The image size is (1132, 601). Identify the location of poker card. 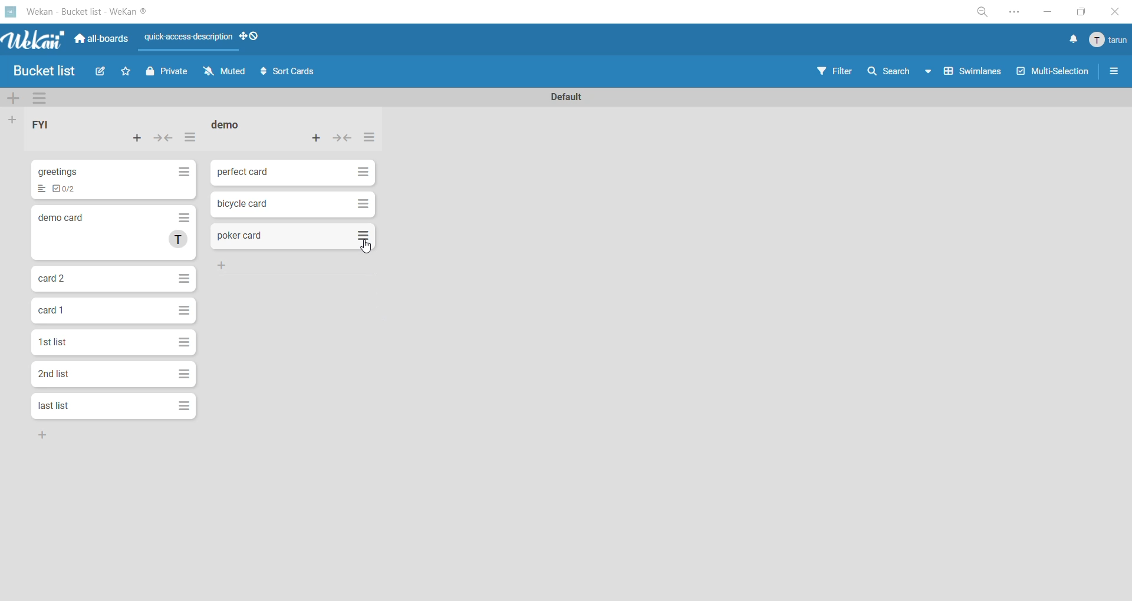
(240, 236).